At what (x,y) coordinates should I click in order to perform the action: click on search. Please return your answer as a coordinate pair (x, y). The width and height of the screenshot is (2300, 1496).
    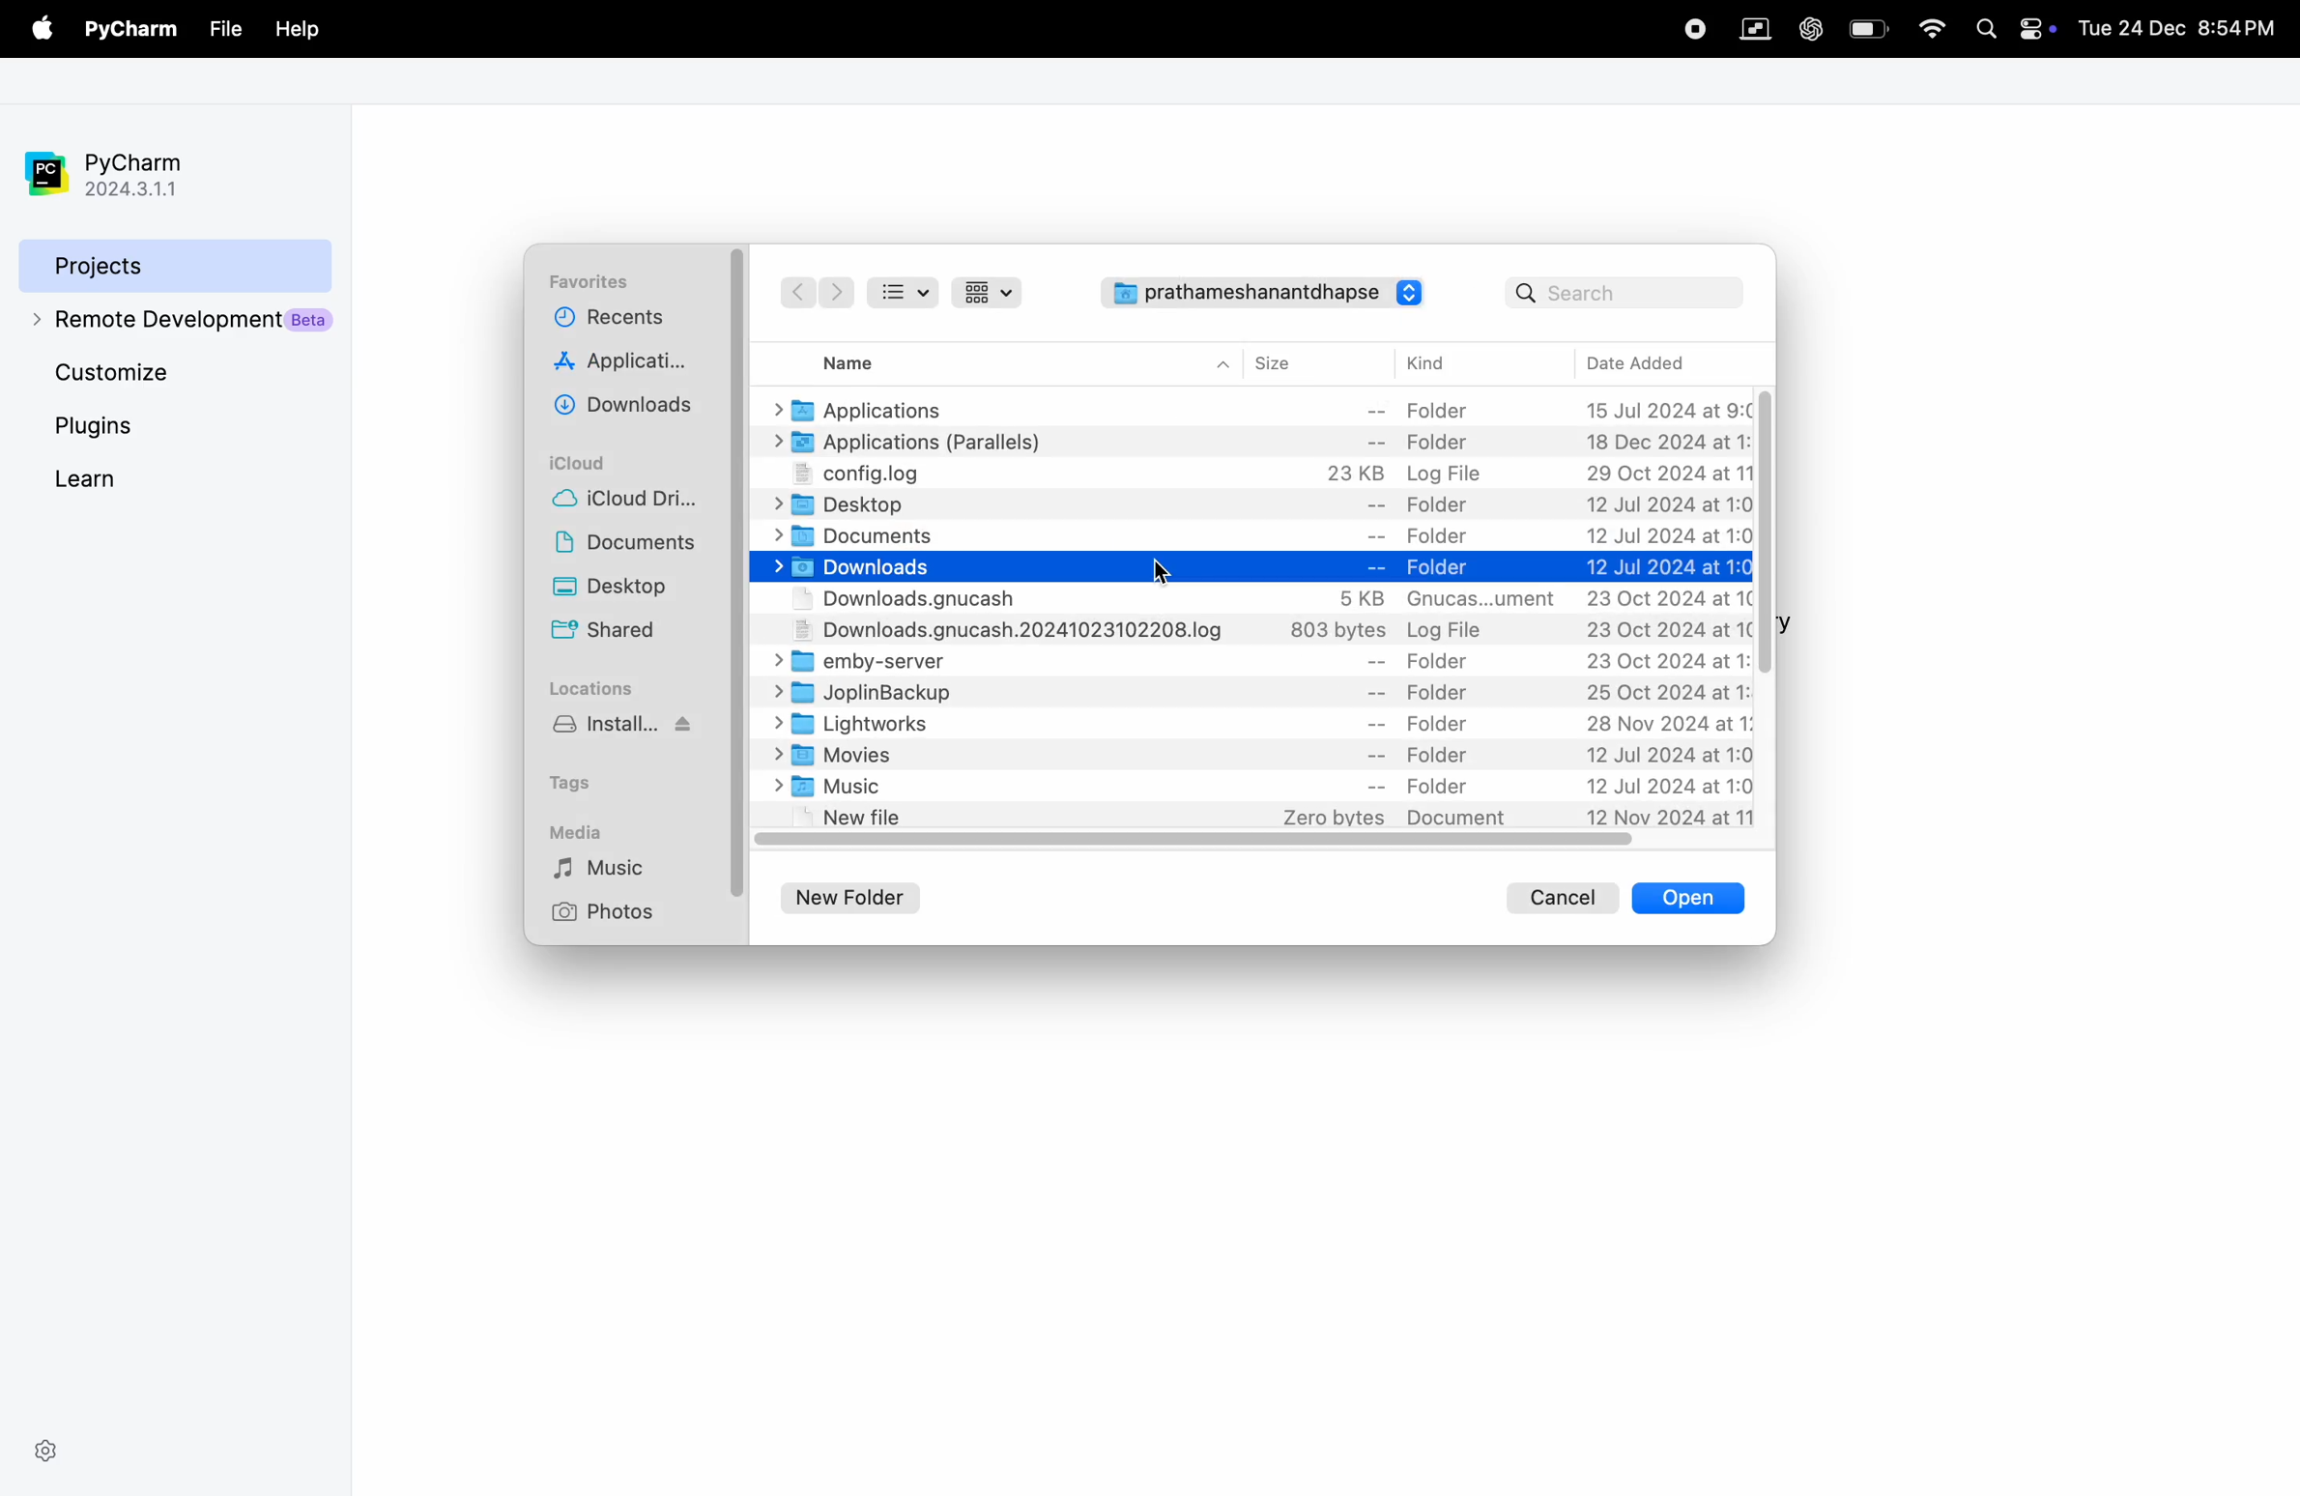
    Looking at the image, I should click on (1624, 292).